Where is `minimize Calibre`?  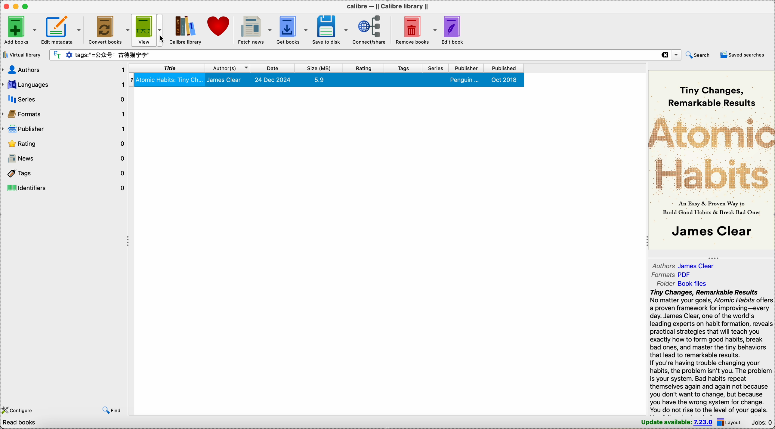
minimize Calibre is located at coordinates (15, 6).